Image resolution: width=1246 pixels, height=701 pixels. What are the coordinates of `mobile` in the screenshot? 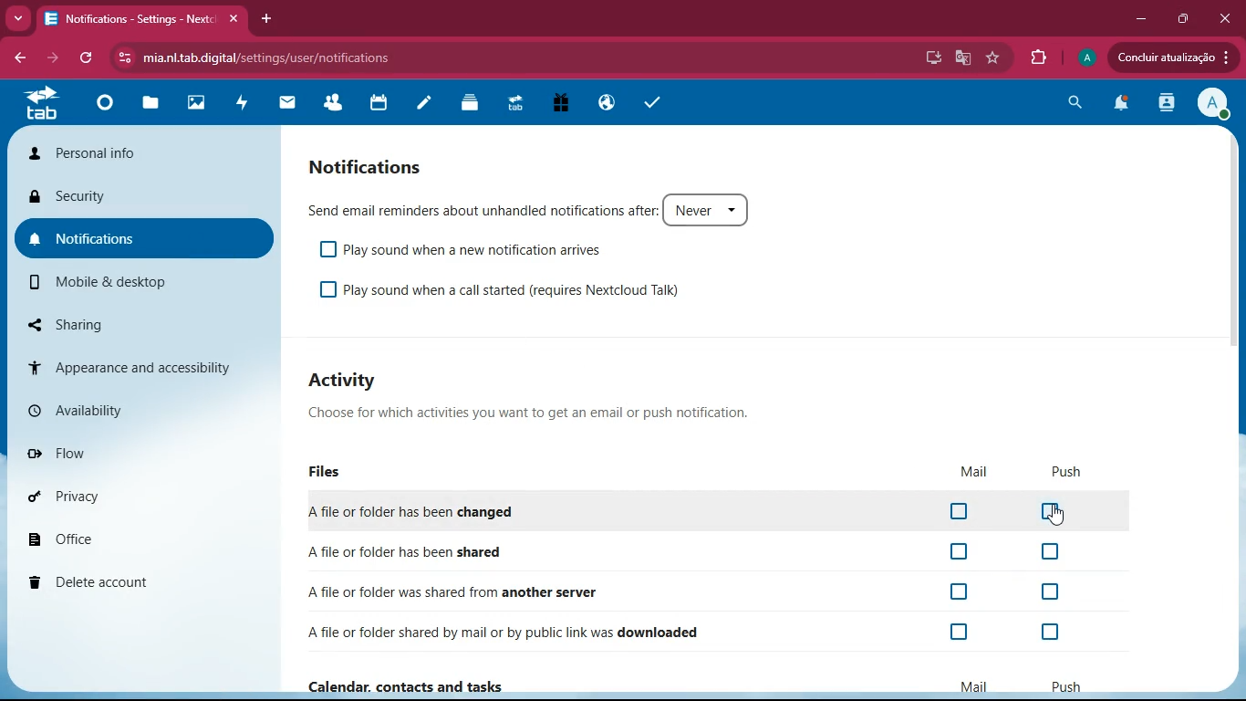 It's located at (114, 281).